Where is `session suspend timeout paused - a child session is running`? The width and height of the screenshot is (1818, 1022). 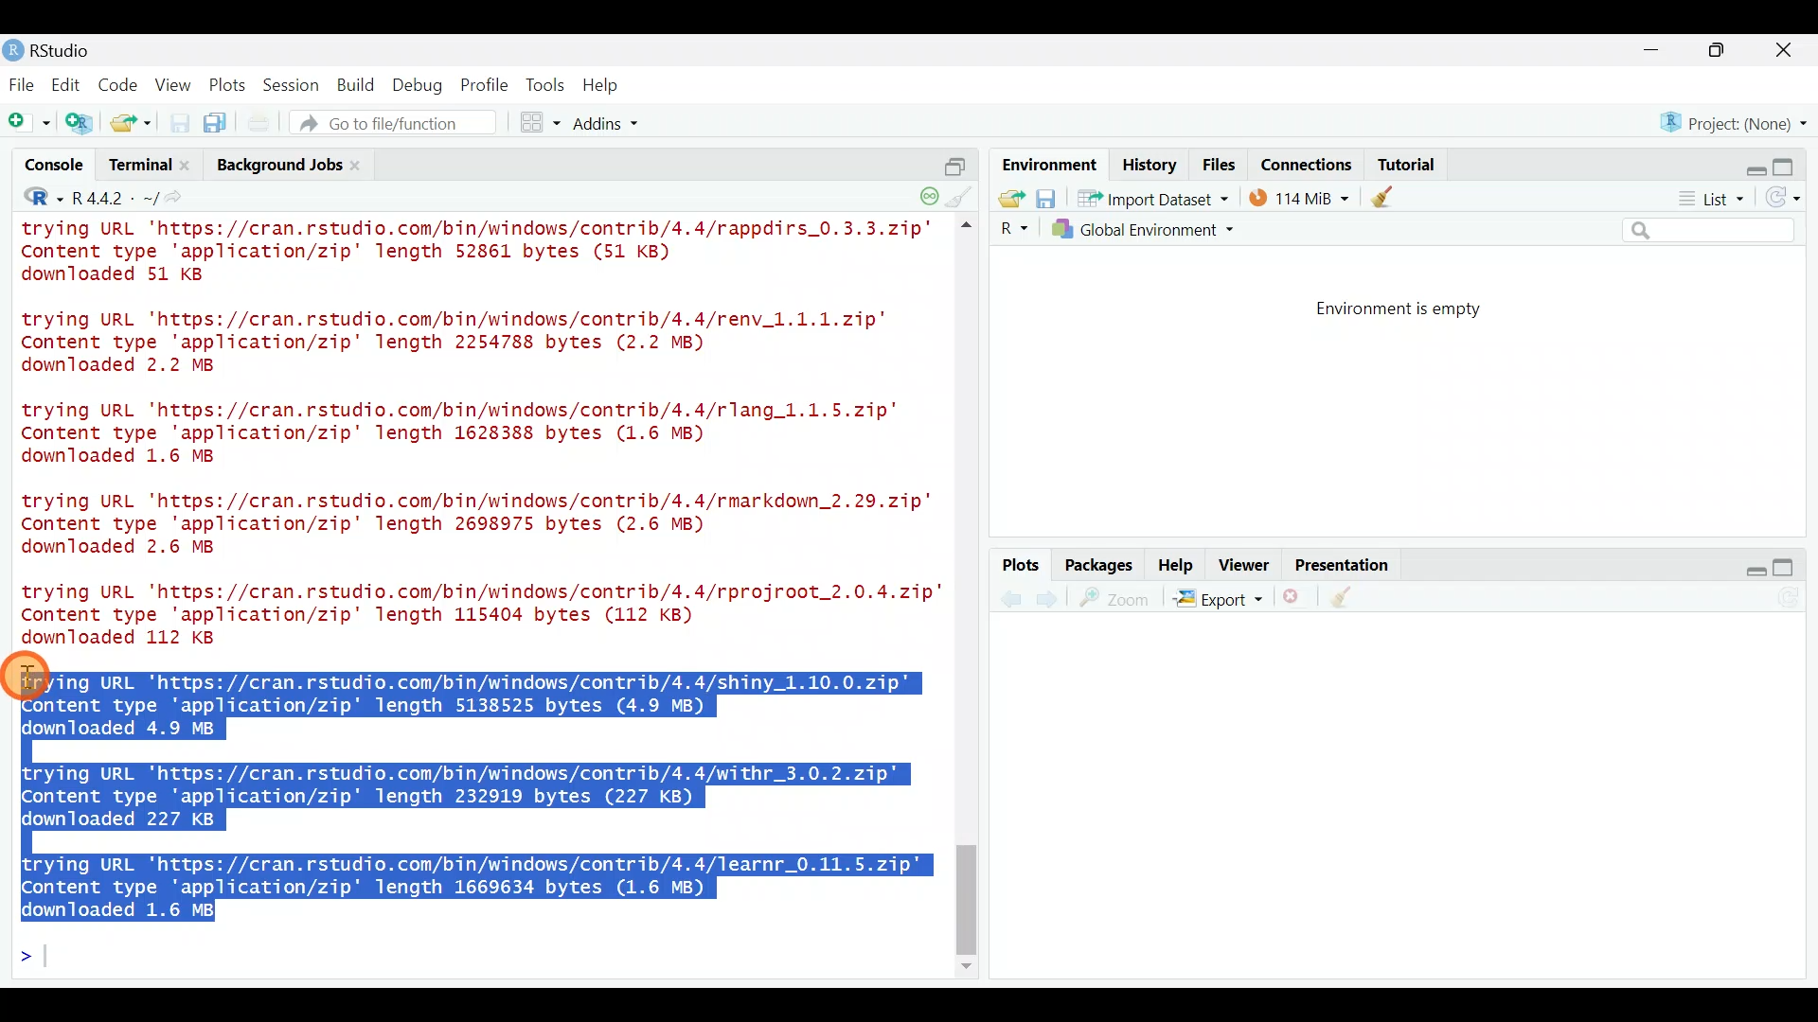 session suspend timeout paused - a child session is running is located at coordinates (928, 190).